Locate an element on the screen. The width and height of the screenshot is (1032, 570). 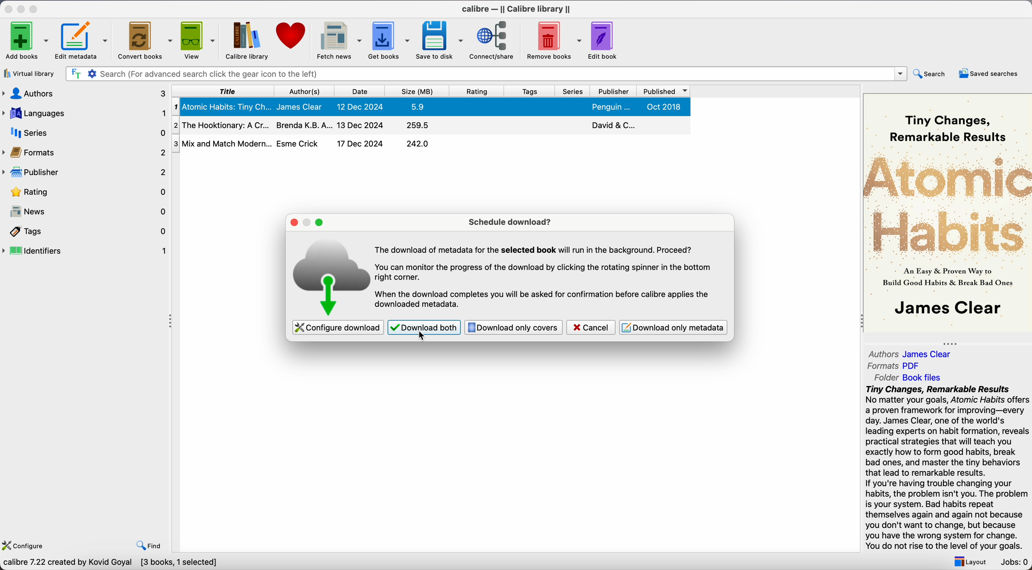
Add books is located at coordinates (26, 40).